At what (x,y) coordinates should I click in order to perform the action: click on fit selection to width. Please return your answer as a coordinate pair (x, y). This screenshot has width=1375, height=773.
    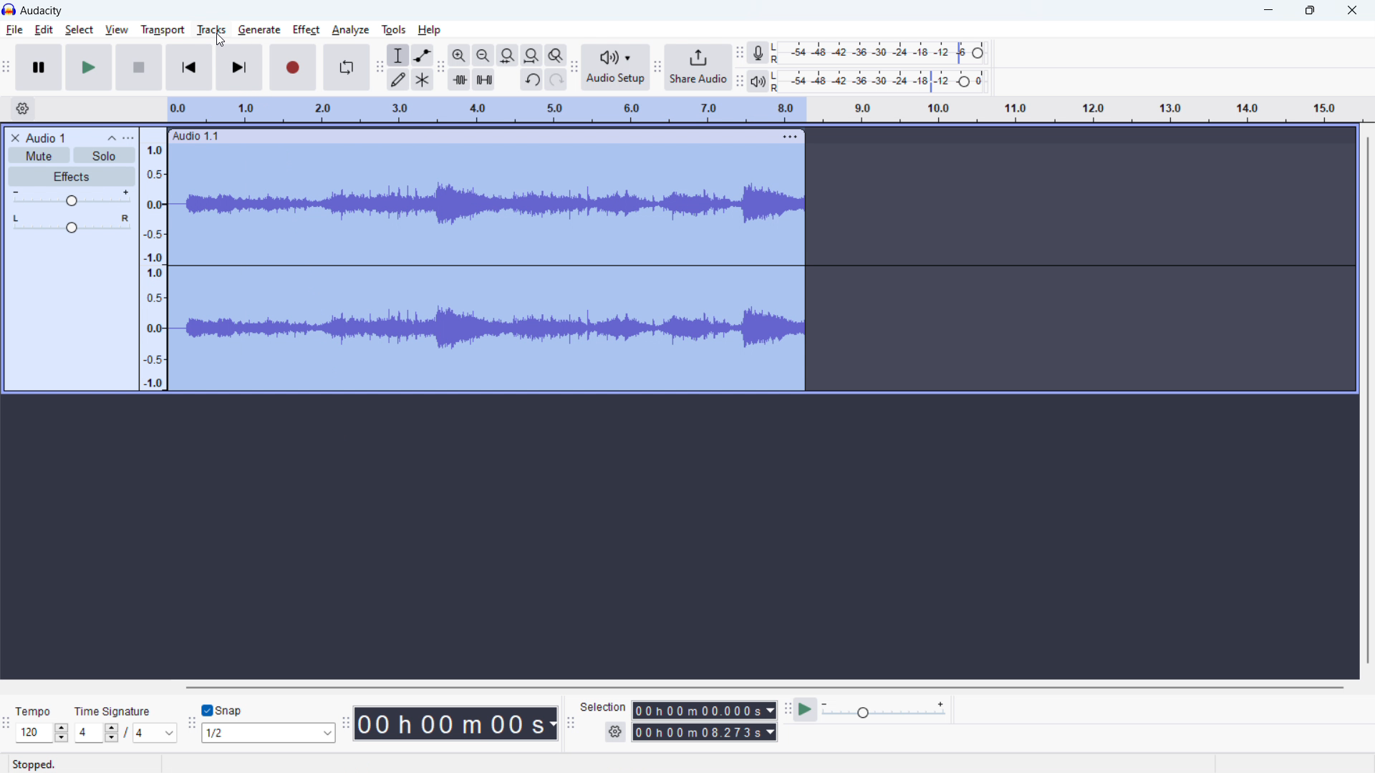
    Looking at the image, I should click on (508, 55).